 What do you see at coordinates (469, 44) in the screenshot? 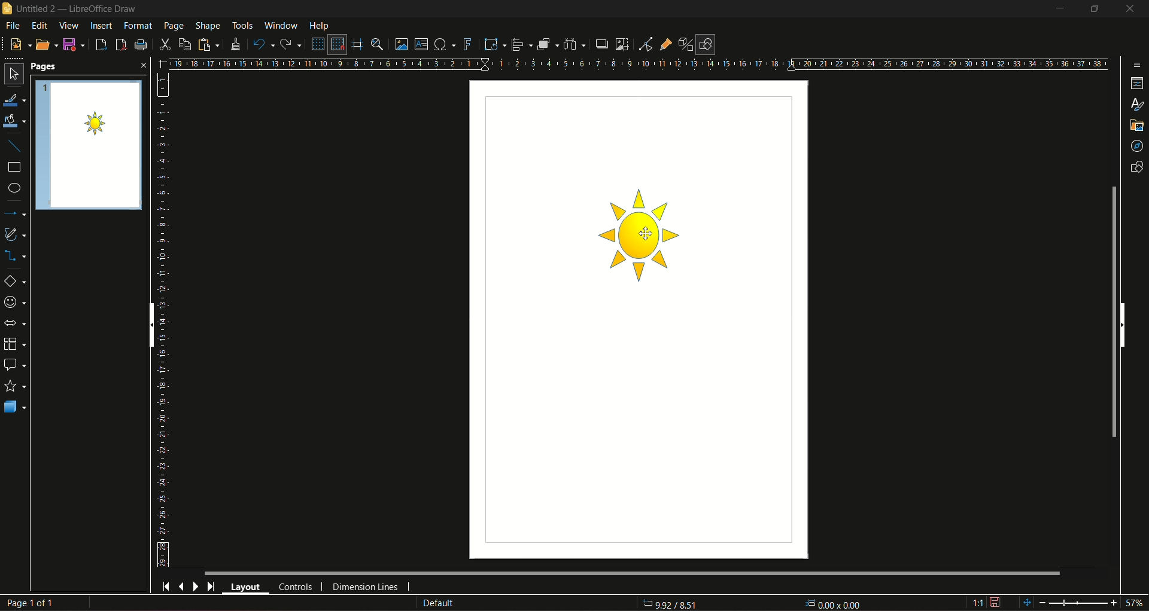
I see `insert fontwork` at bounding box center [469, 44].